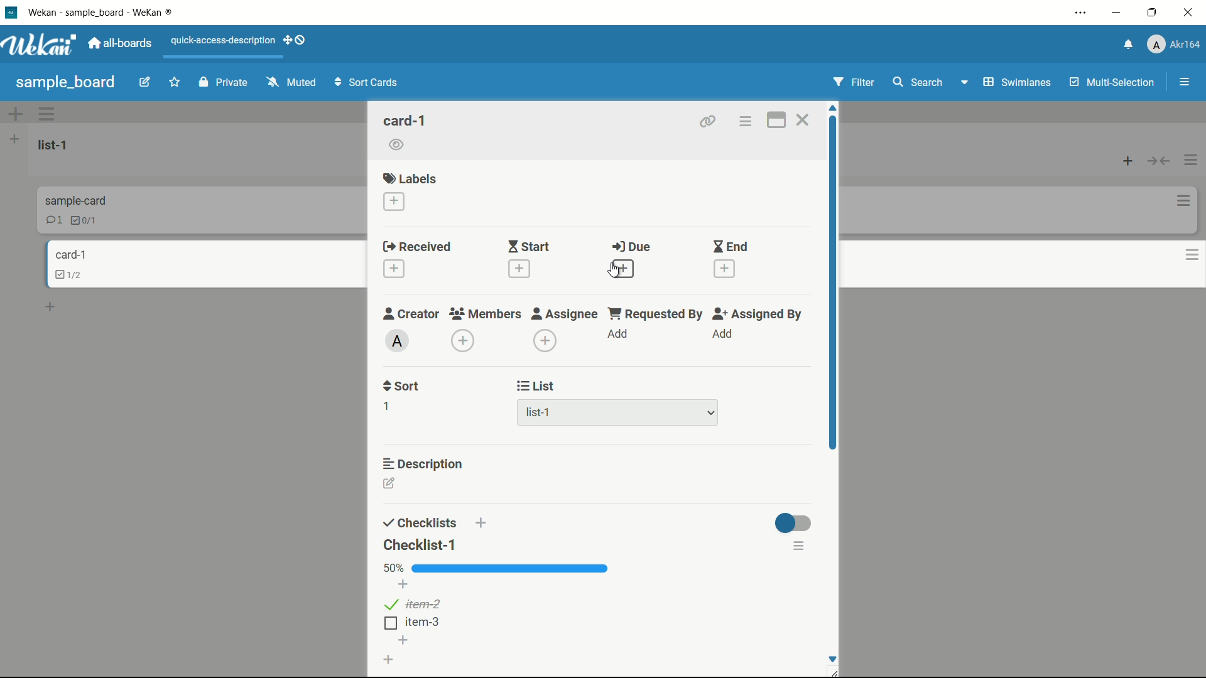 Image resolution: width=1206 pixels, height=678 pixels. What do you see at coordinates (1189, 158) in the screenshot?
I see `list actions` at bounding box center [1189, 158].